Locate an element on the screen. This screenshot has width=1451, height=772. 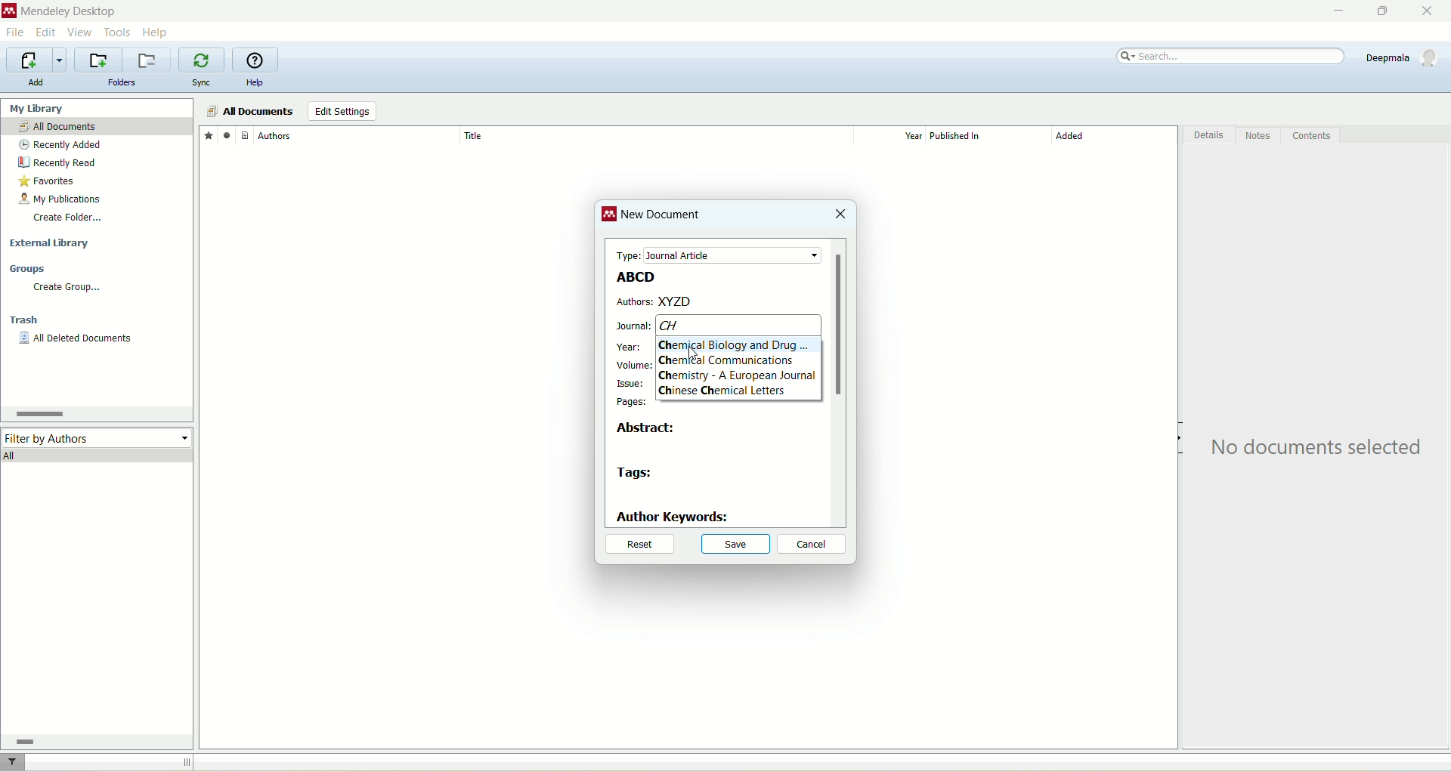
edit is located at coordinates (45, 32).